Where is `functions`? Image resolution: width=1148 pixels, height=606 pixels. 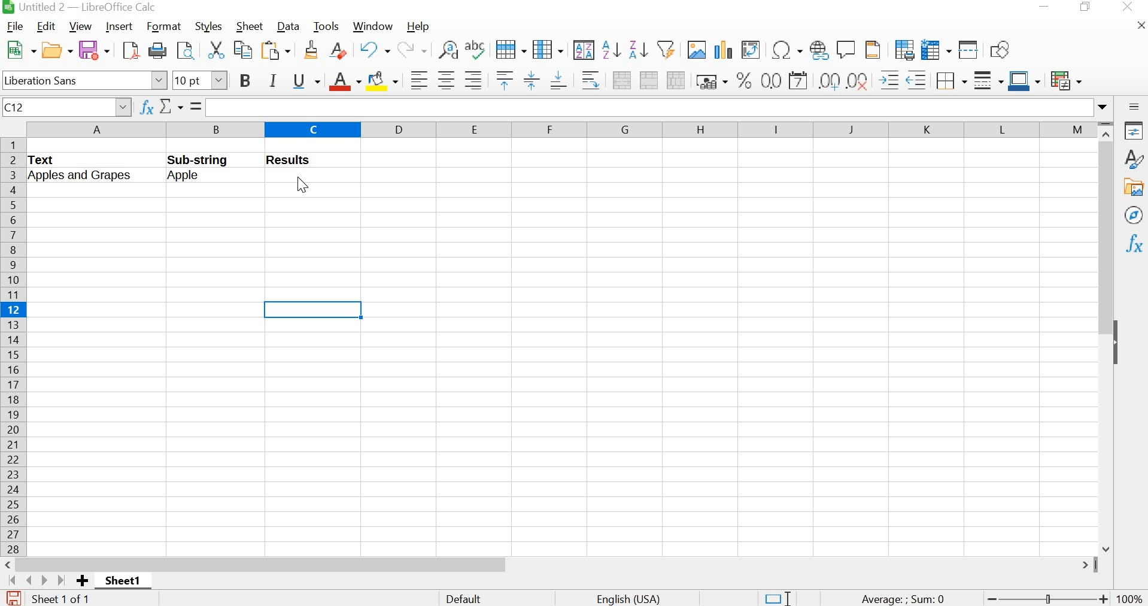 functions is located at coordinates (1135, 243).